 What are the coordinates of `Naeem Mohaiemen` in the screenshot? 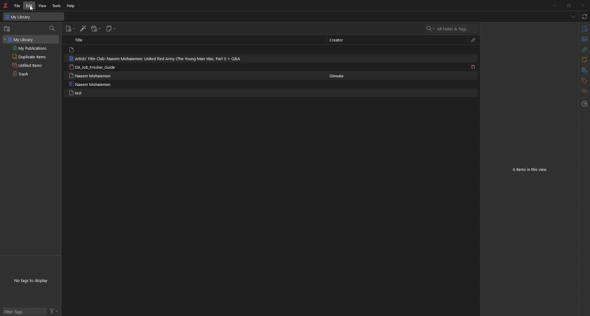 It's located at (90, 75).